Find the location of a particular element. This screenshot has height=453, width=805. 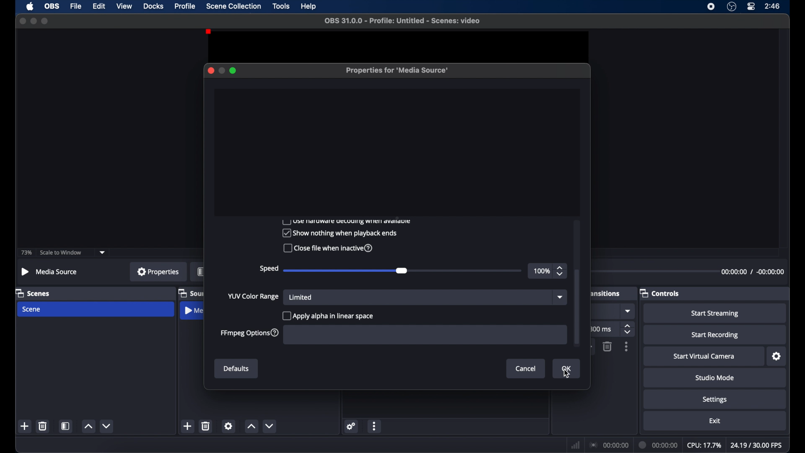

start virtual camera is located at coordinates (704, 357).